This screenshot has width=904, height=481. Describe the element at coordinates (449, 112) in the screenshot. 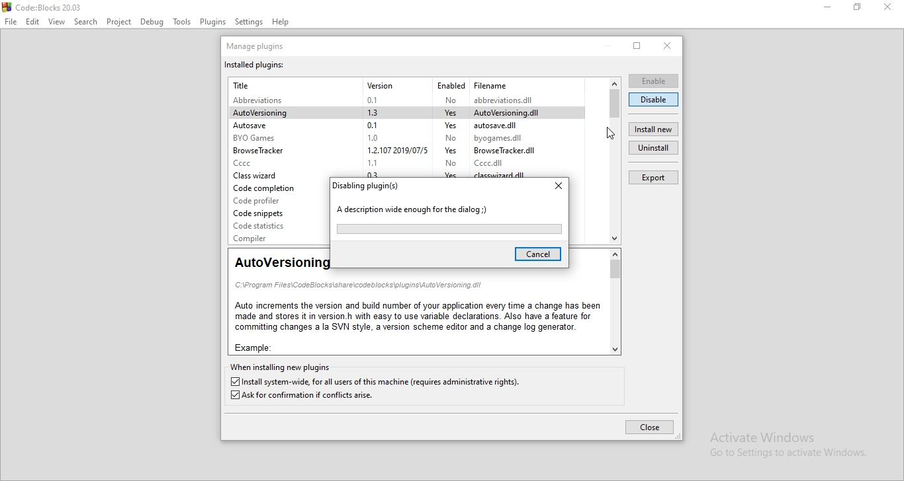

I see `yes` at that location.